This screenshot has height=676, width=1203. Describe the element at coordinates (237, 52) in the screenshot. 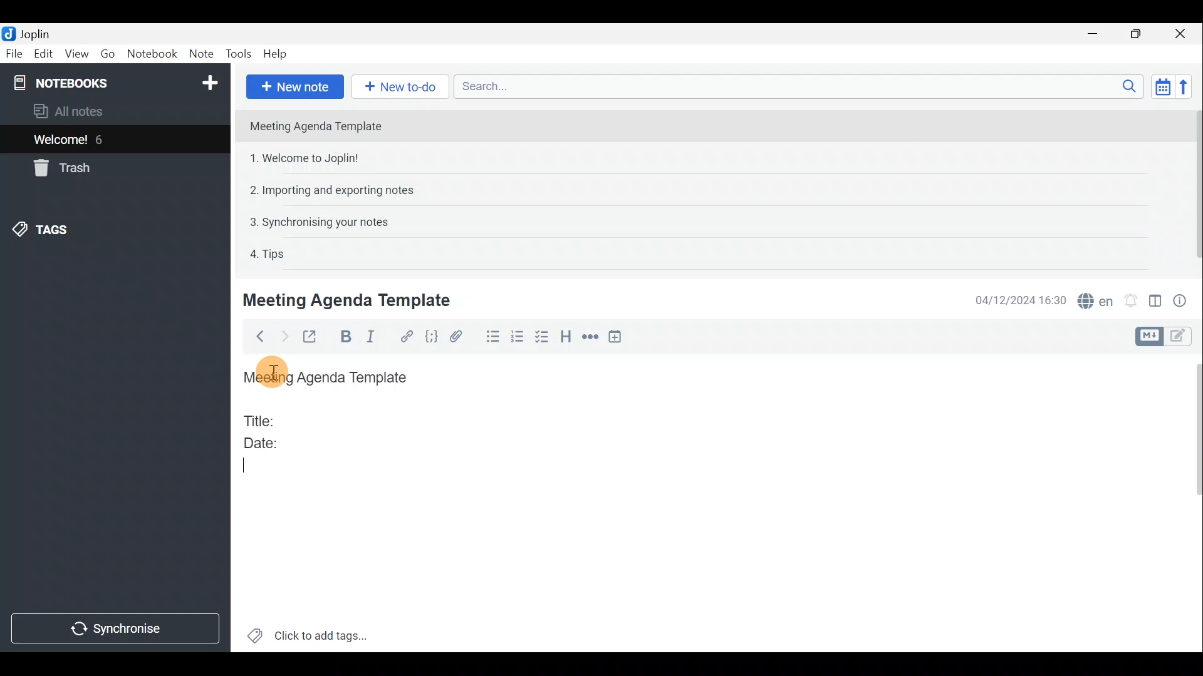

I see `Tools` at that location.